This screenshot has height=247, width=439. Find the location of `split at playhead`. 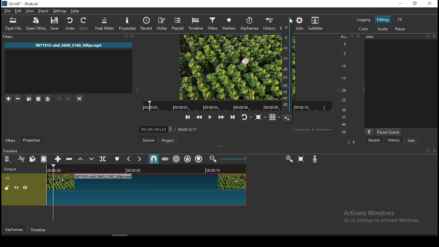

split at playhead is located at coordinates (104, 159).